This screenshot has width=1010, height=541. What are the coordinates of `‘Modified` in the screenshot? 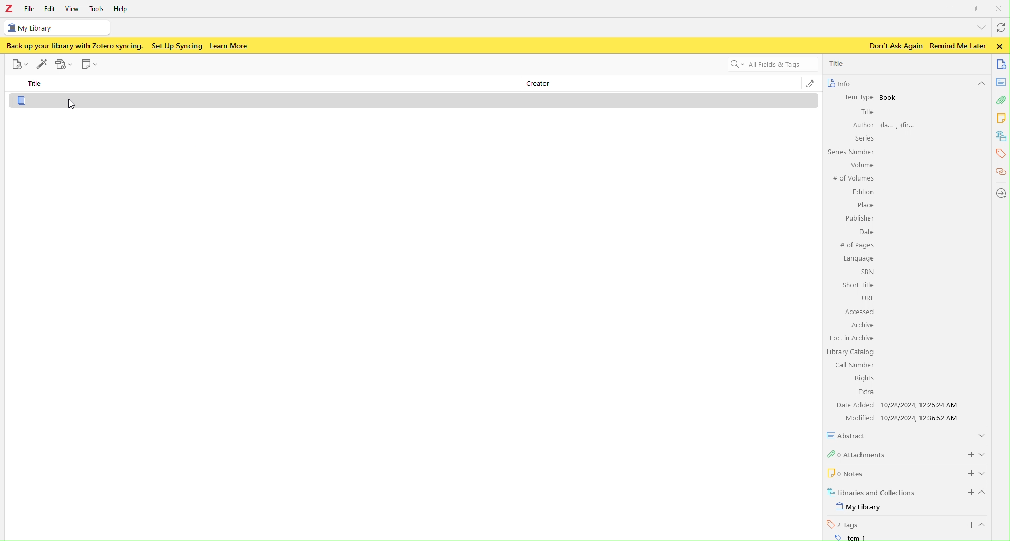 It's located at (855, 418).